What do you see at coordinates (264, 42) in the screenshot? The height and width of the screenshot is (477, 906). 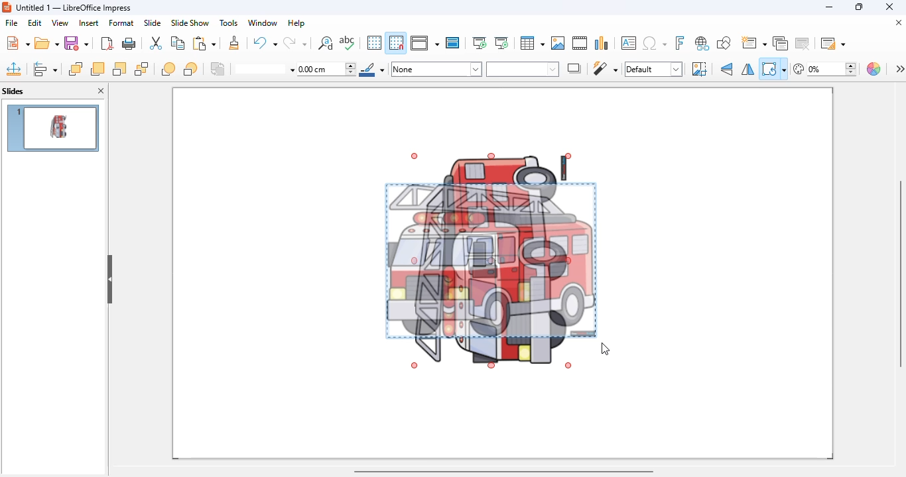 I see `undo` at bounding box center [264, 42].